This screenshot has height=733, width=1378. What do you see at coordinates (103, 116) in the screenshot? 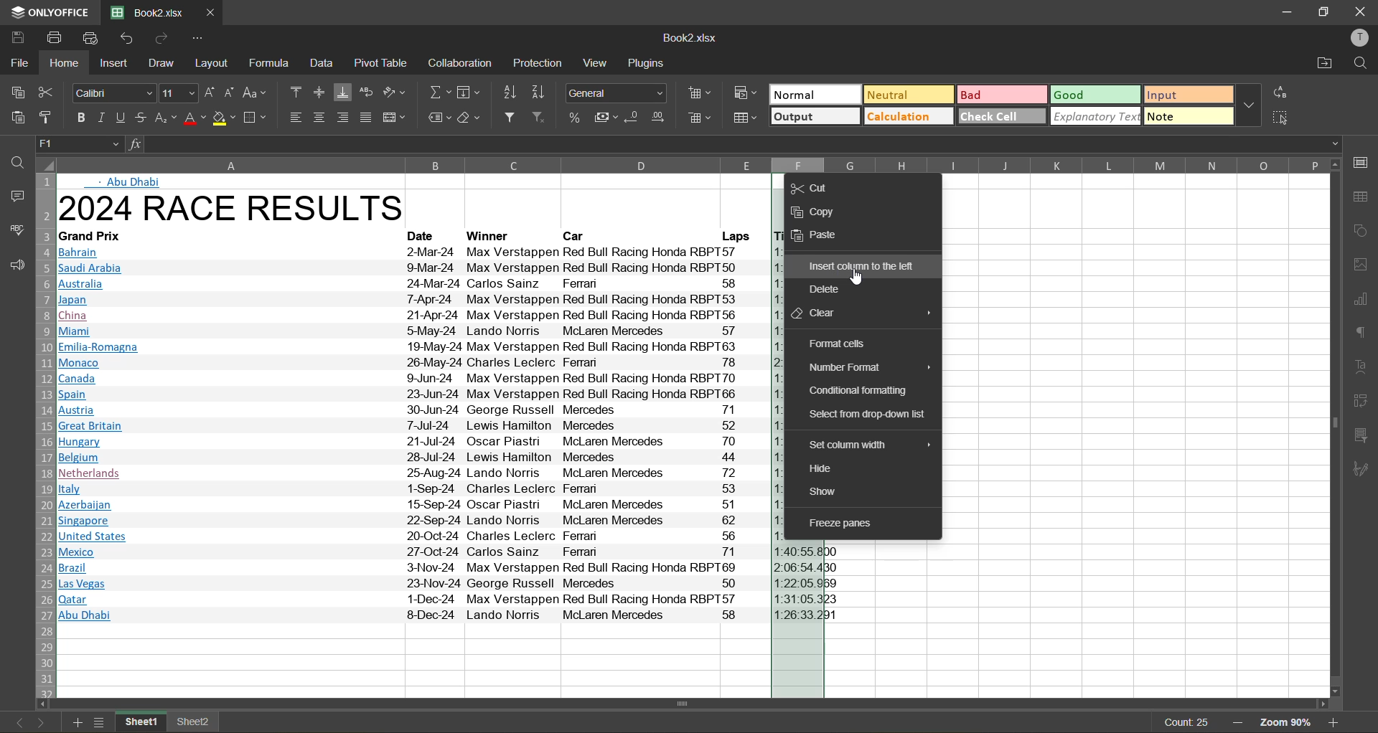
I see `italic` at bounding box center [103, 116].